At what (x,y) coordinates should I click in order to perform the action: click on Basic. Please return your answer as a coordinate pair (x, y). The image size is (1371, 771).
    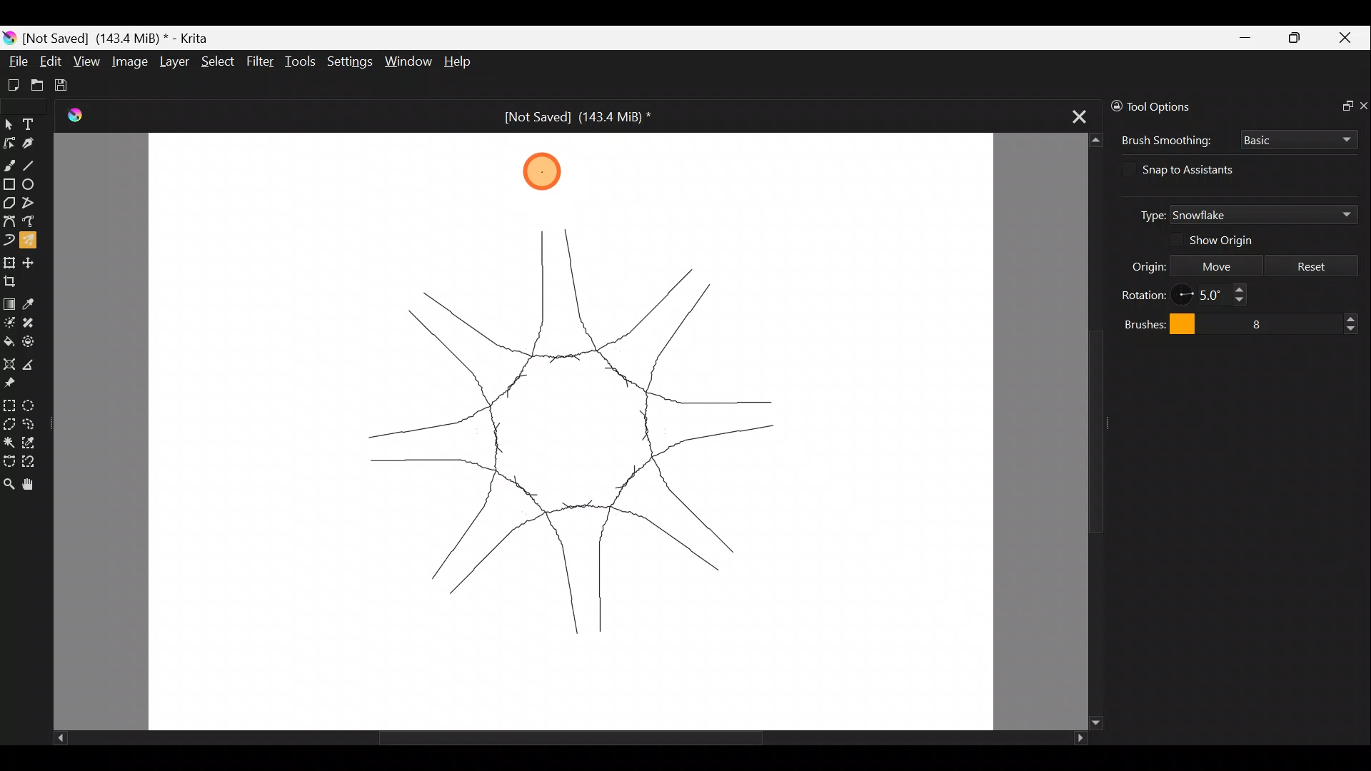
    Looking at the image, I should click on (1299, 141).